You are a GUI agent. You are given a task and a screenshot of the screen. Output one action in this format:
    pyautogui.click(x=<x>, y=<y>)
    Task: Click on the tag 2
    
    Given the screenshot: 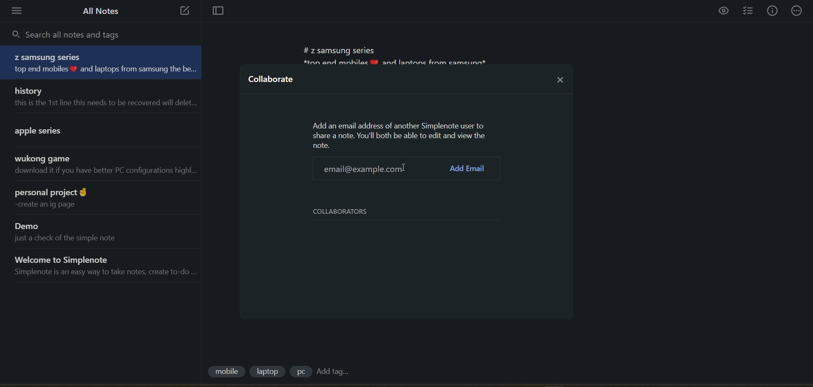 What is the action you would take?
    pyautogui.click(x=269, y=371)
    